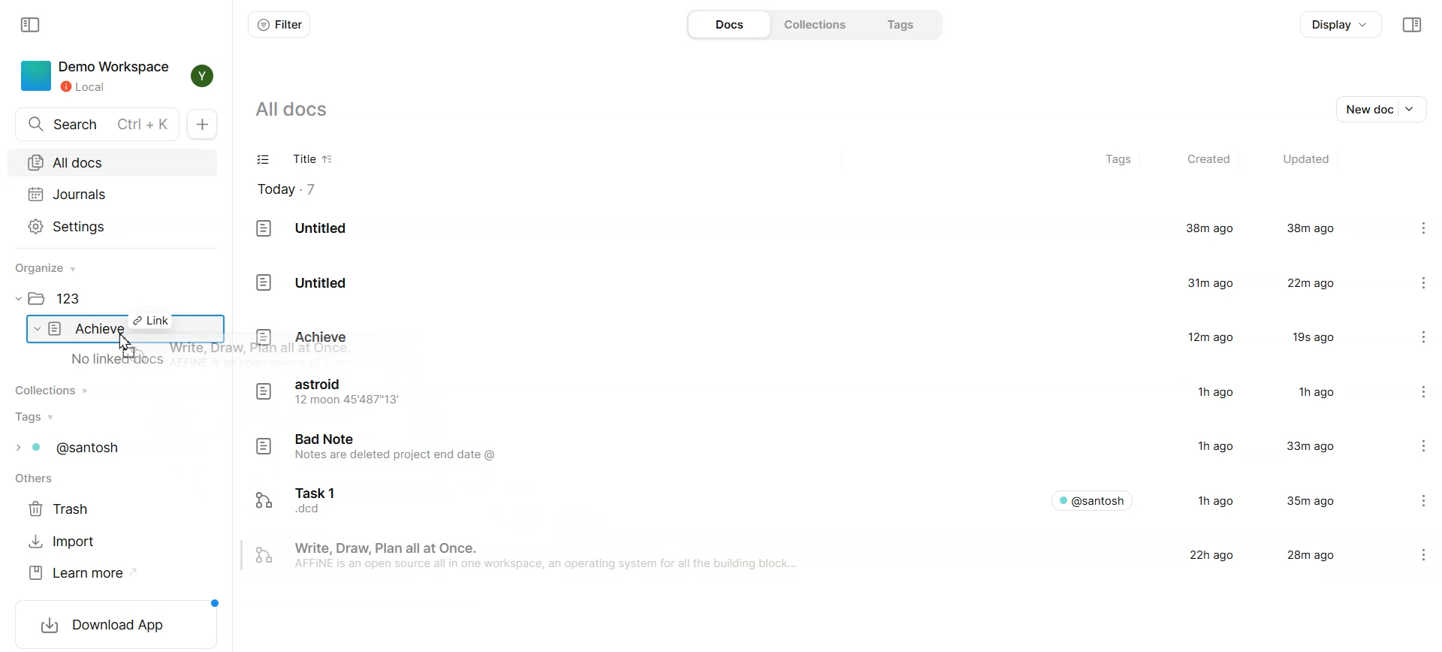 This screenshot has width=1442, height=652. I want to click on Docs, so click(728, 24).